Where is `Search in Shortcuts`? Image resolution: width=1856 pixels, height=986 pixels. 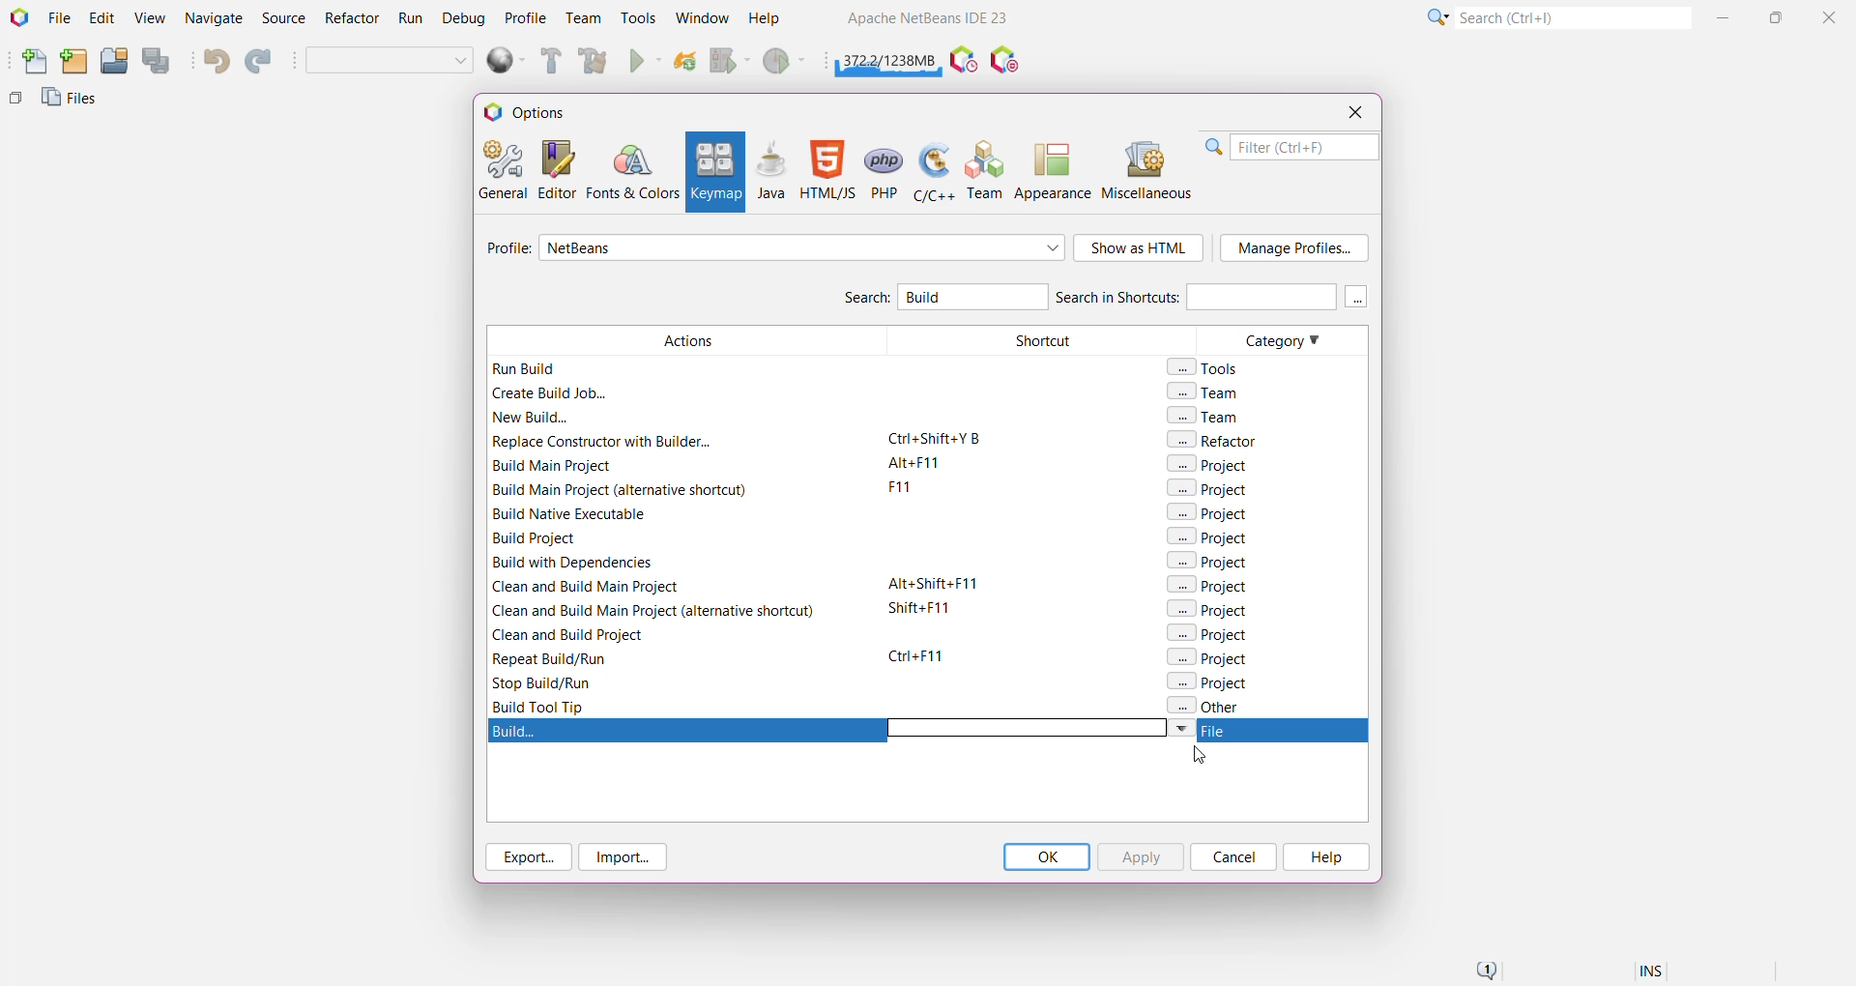
Search in Shortcuts is located at coordinates (1195, 296).